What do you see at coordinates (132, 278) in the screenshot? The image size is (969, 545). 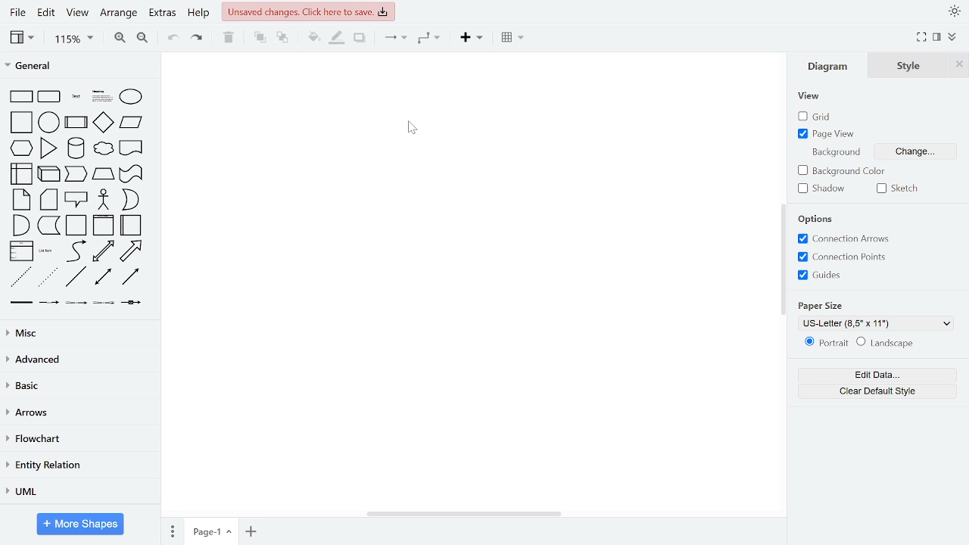 I see `directional connector` at bounding box center [132, 278].